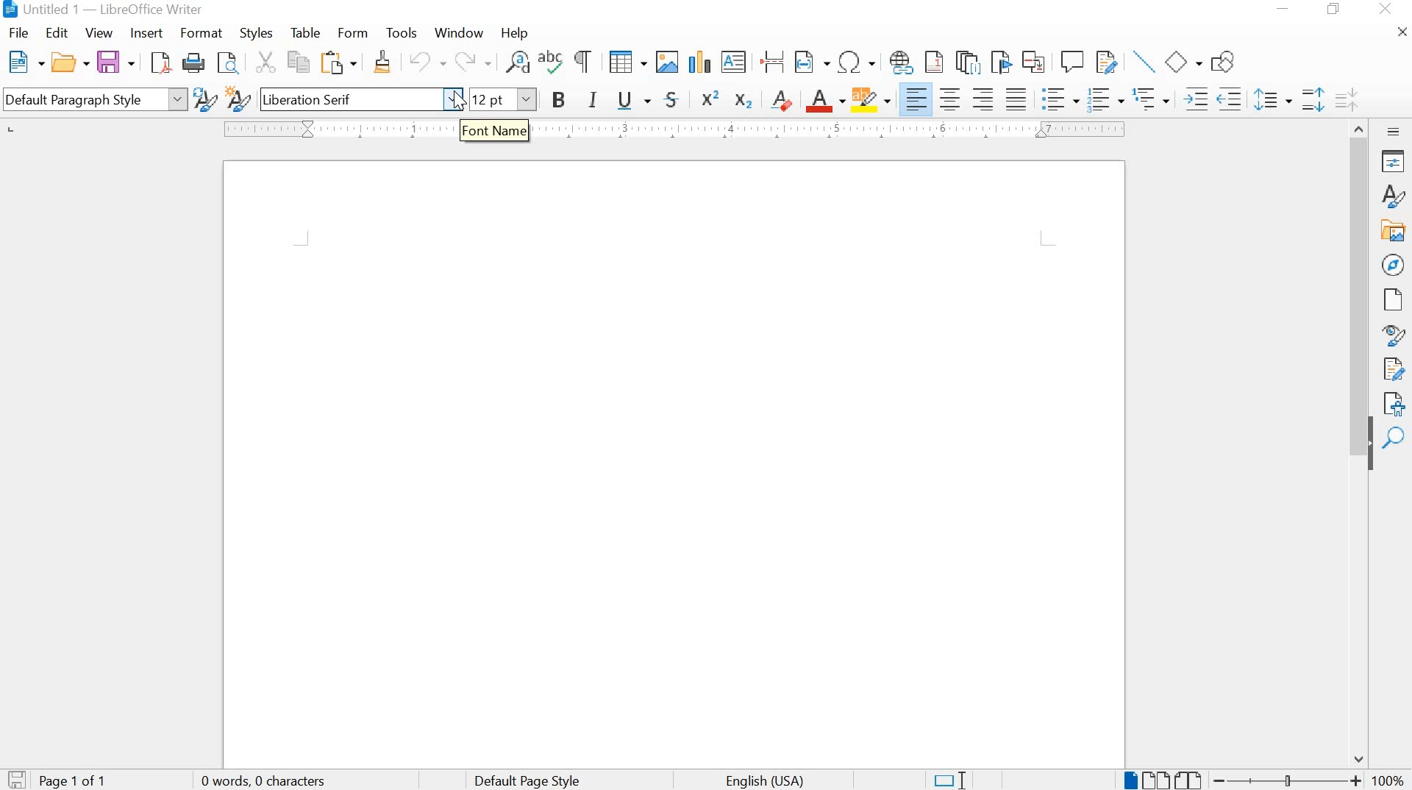 This screenshot has height=790, width=1412. What do you see at coordinates (363, 100) in the screenshot?
I see `FONT NAME` at bounding box center [363, 100].